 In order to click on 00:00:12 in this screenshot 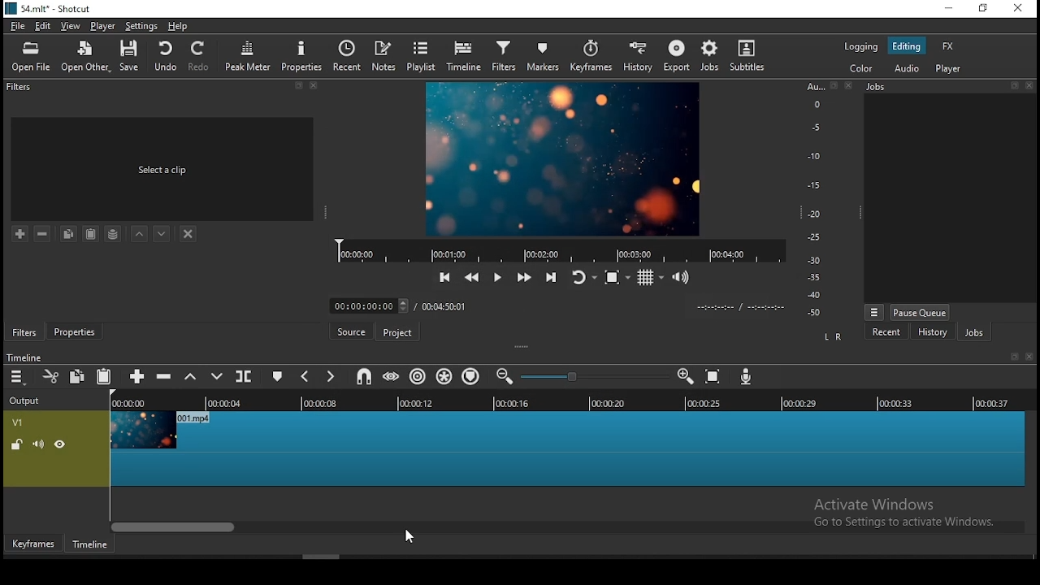, I will do `click(418, 403)`.